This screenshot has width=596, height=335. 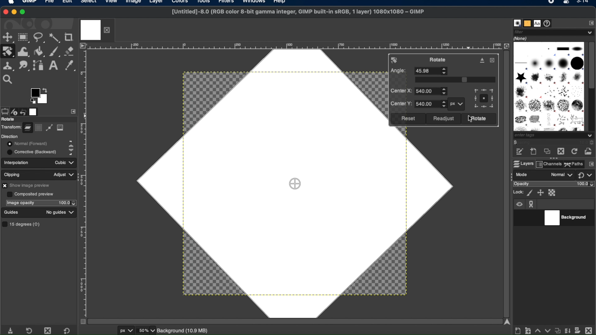 What do you see at coordinates (254, 2) in the screenshot?
I see `windows` at bounding box center [254, 2].